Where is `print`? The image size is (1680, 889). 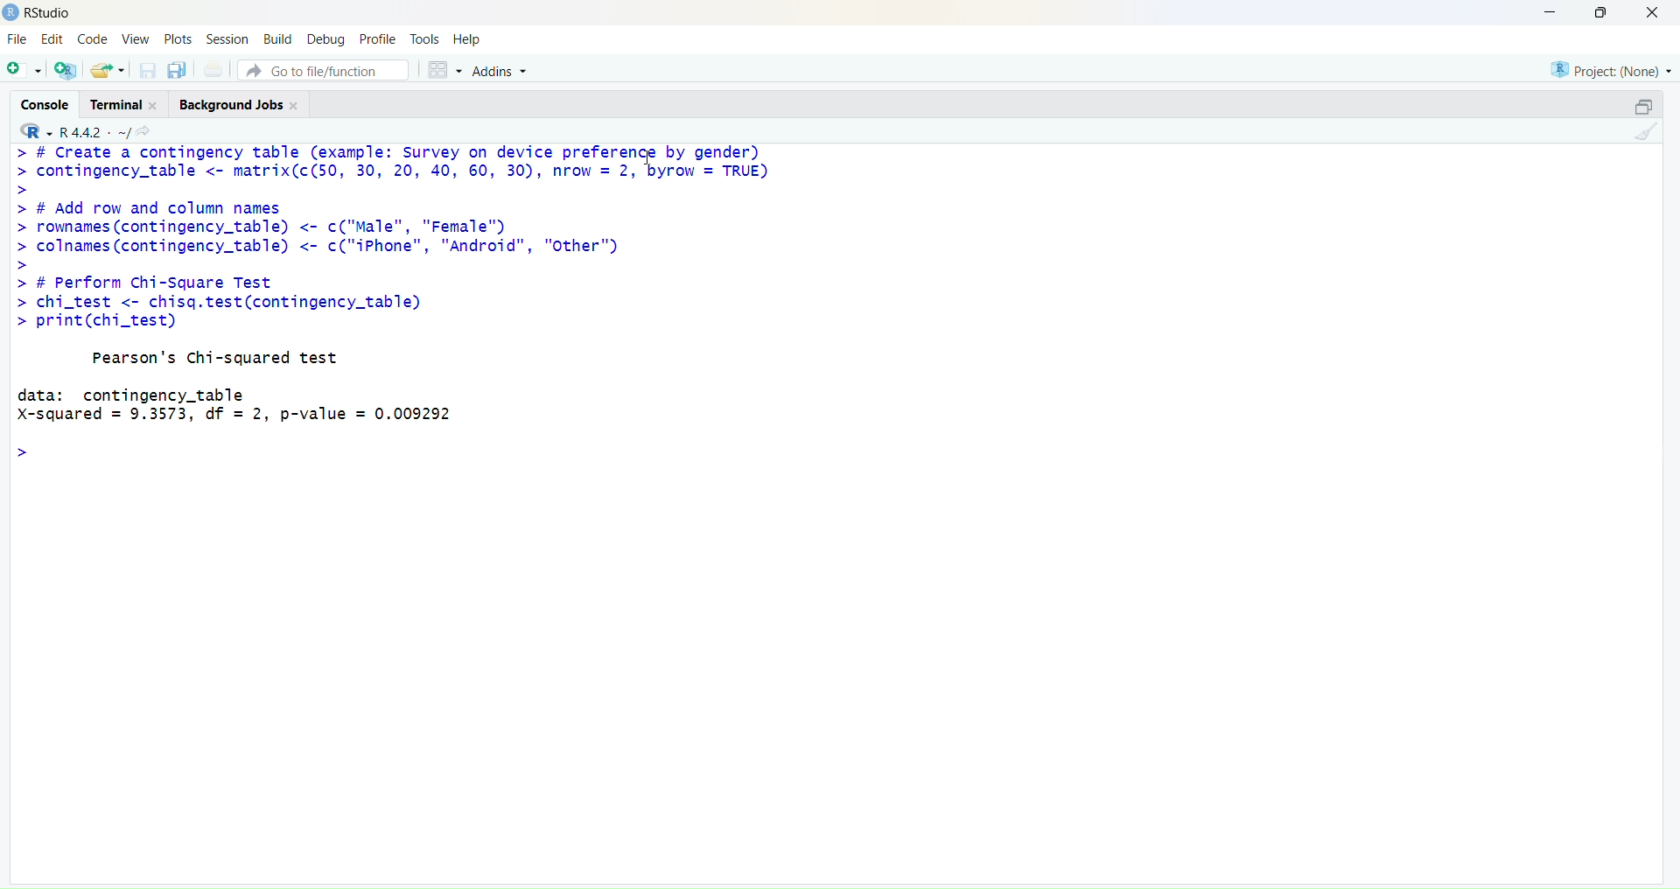 print is located at coordinates (213, 68).